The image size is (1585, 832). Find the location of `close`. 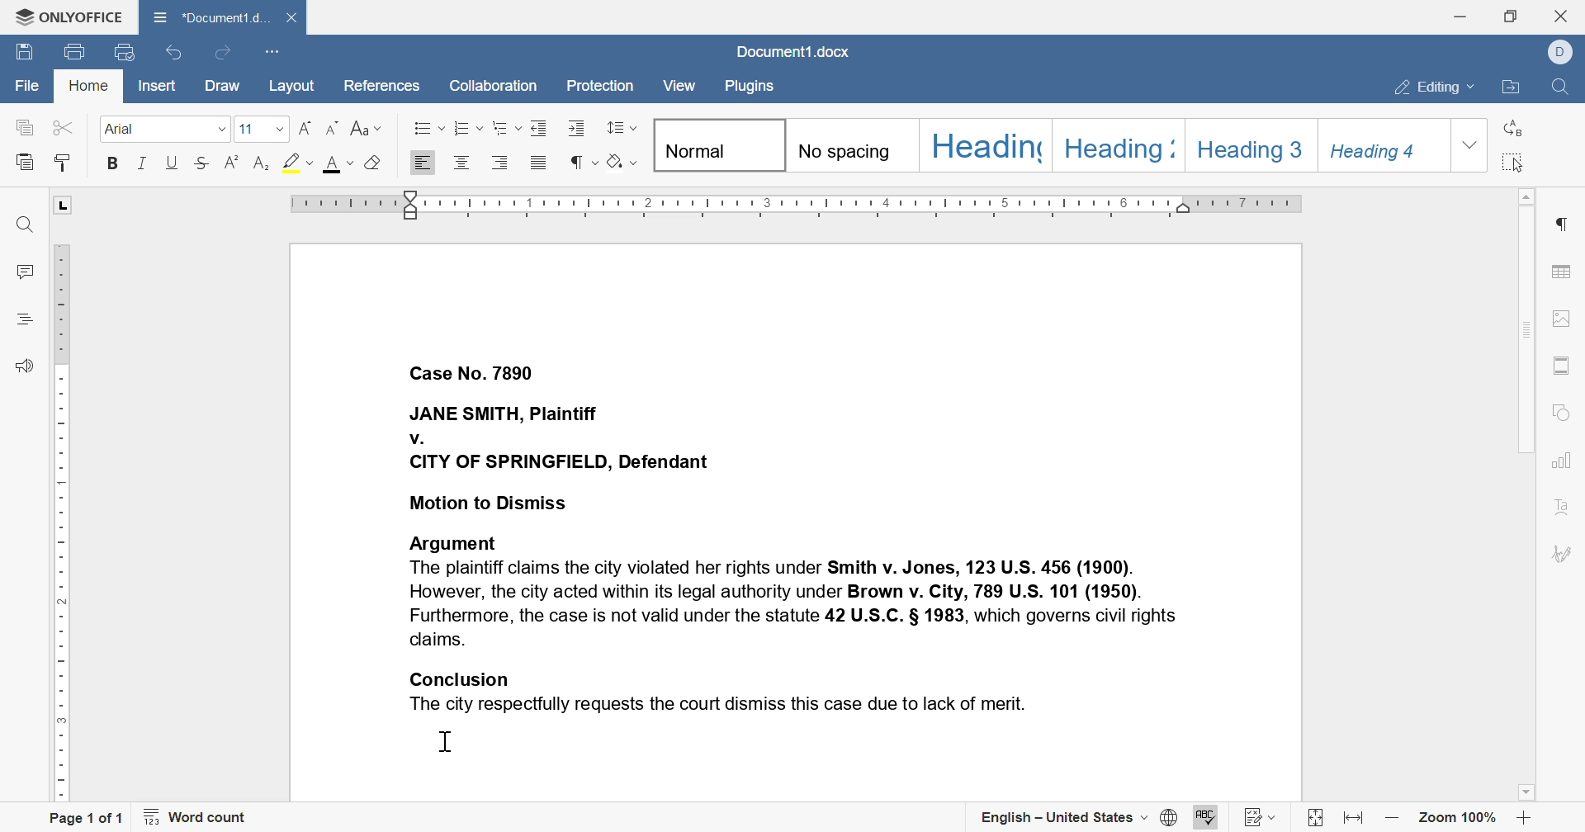

close is located at coordinates (1560, 15).